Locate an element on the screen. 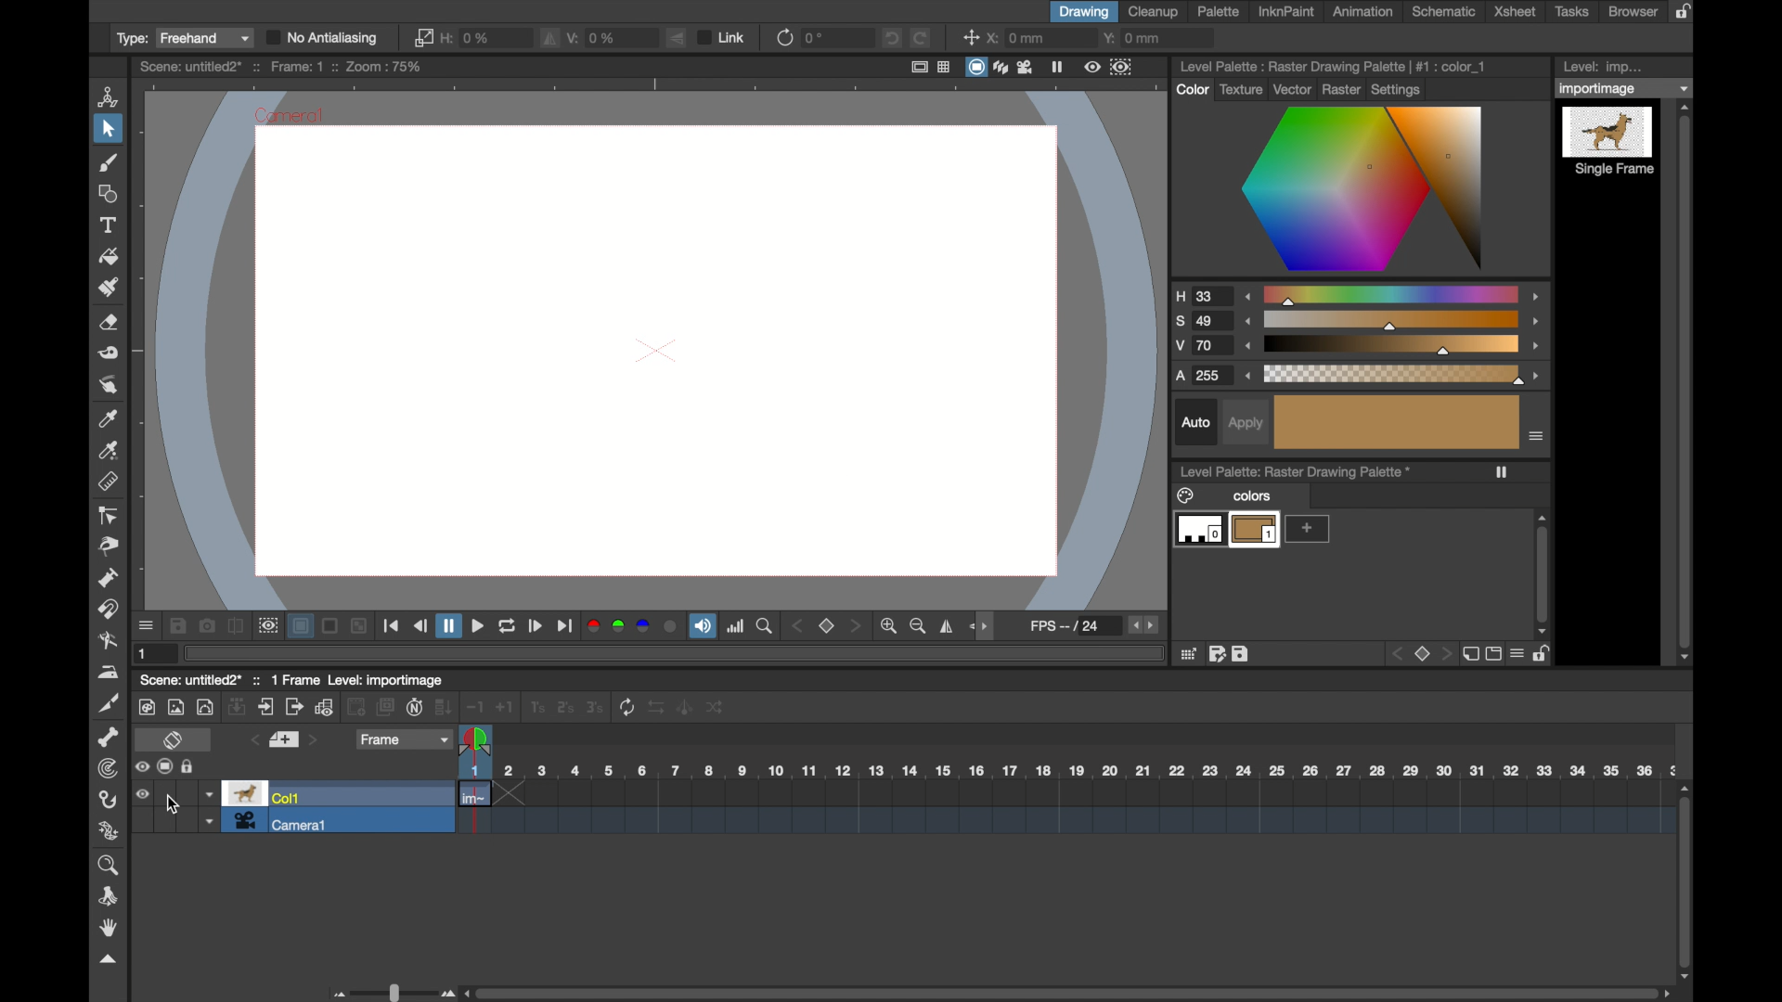 The height and width of the screenshot is (1002, 1782). pause is located at coordinates (449, 626).